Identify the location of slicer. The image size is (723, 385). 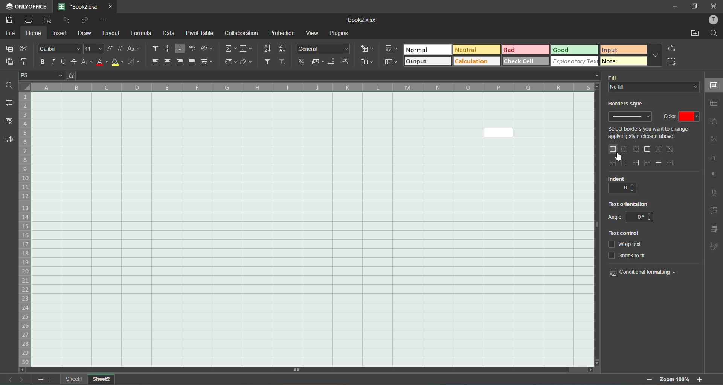
(715, 230).